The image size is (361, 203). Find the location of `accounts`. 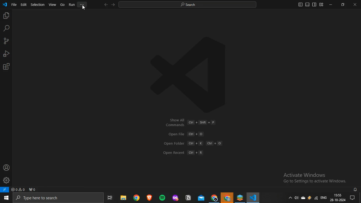

accounts is located at coordinates (6, 167).